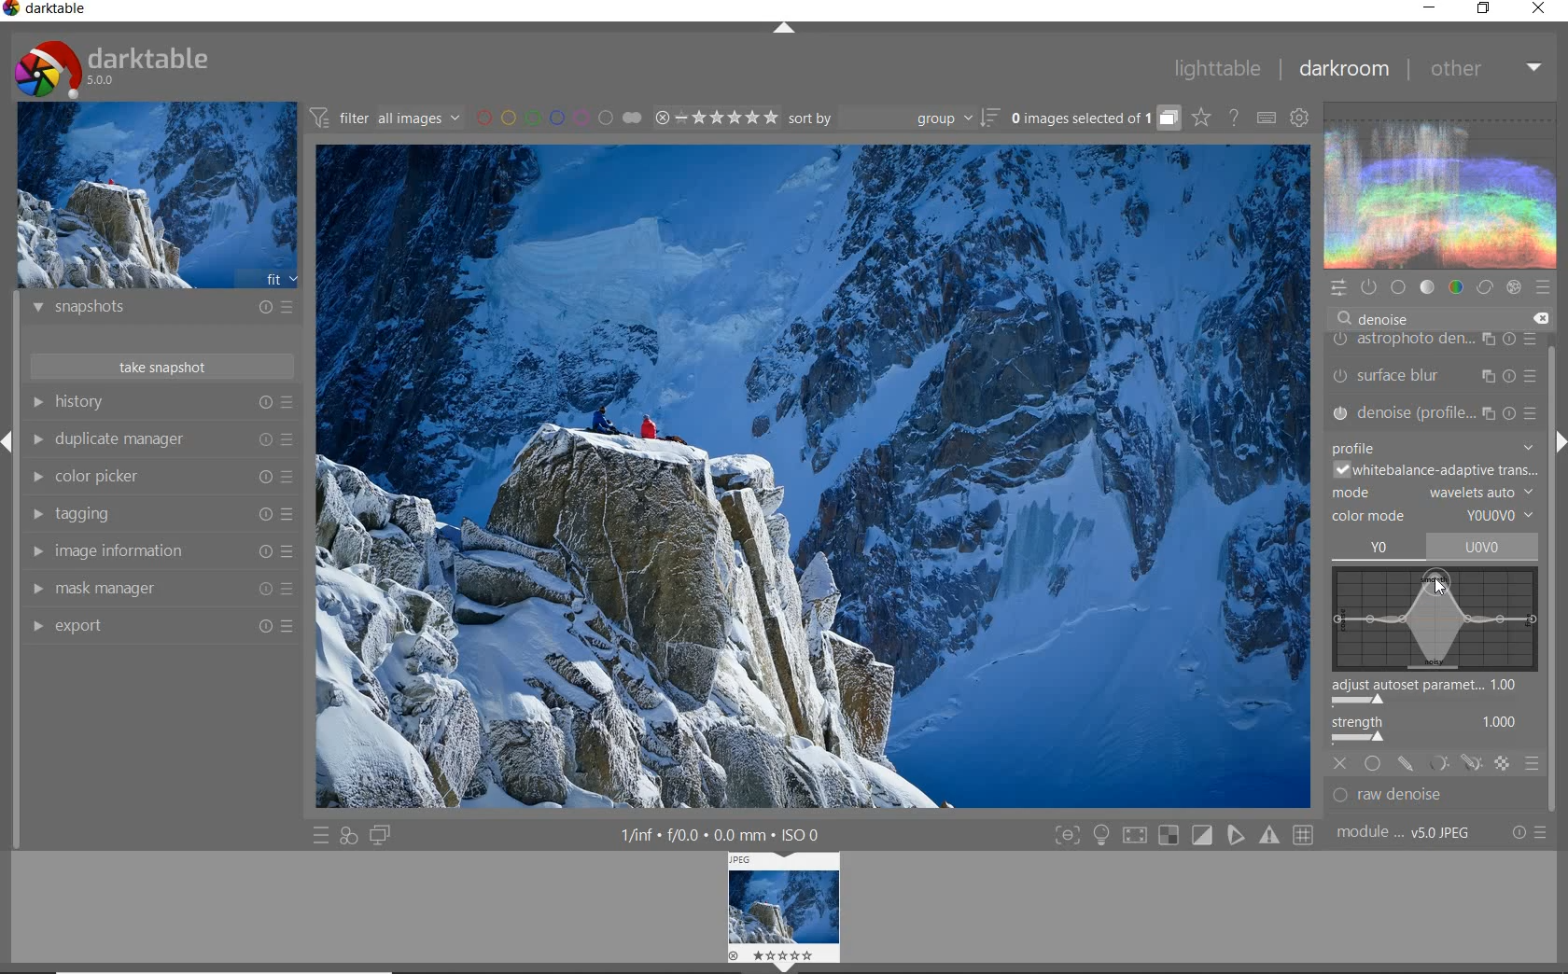  Describe the element at coordinates (1373, 763) in the screenshot. I see `UNIFORMLY` at that location.